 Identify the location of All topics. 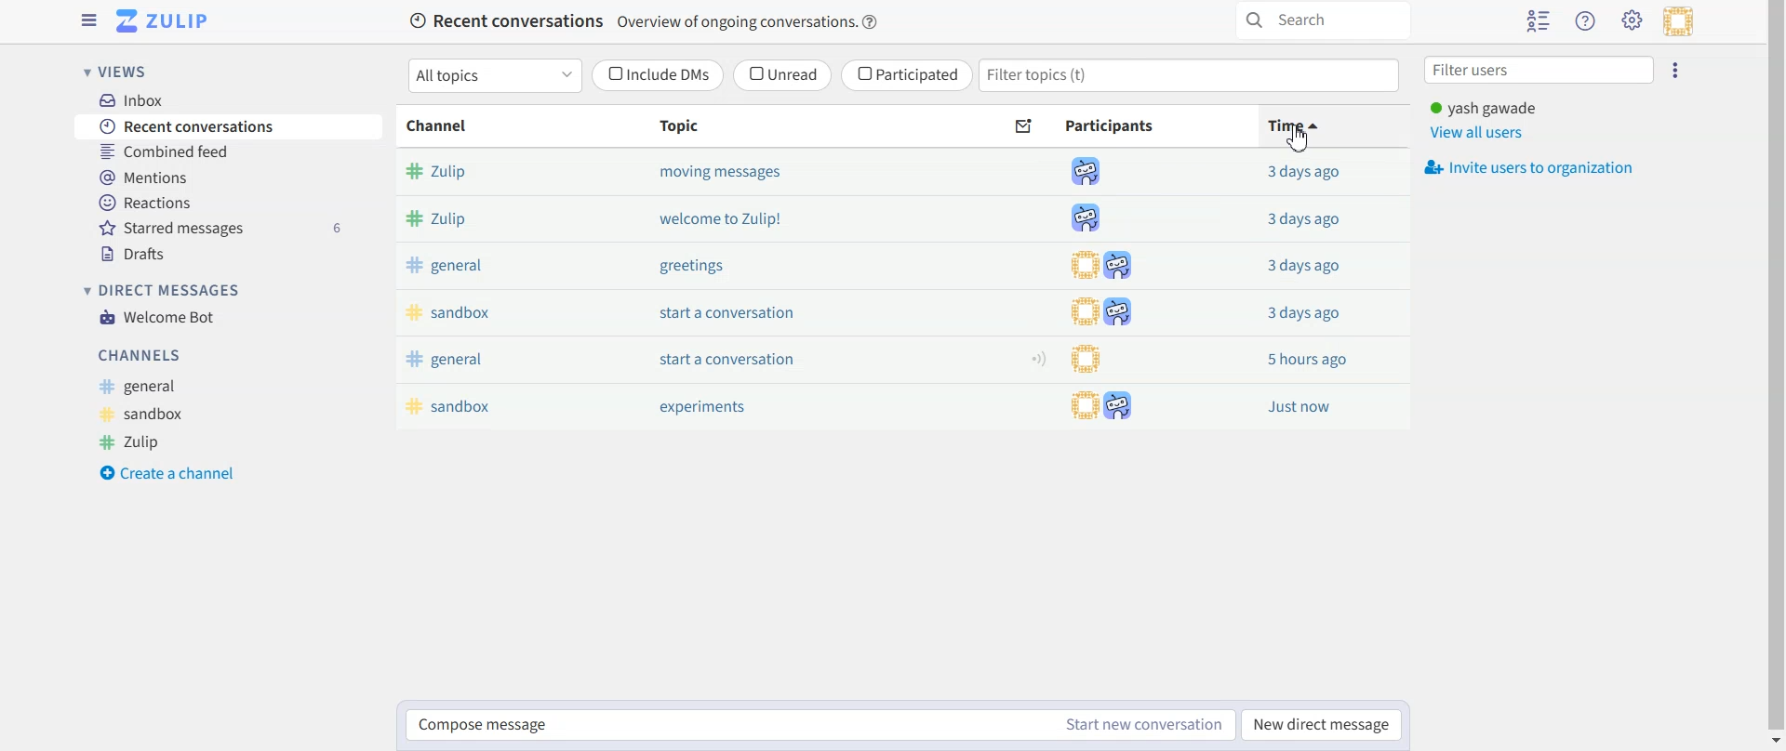
(494, 75).